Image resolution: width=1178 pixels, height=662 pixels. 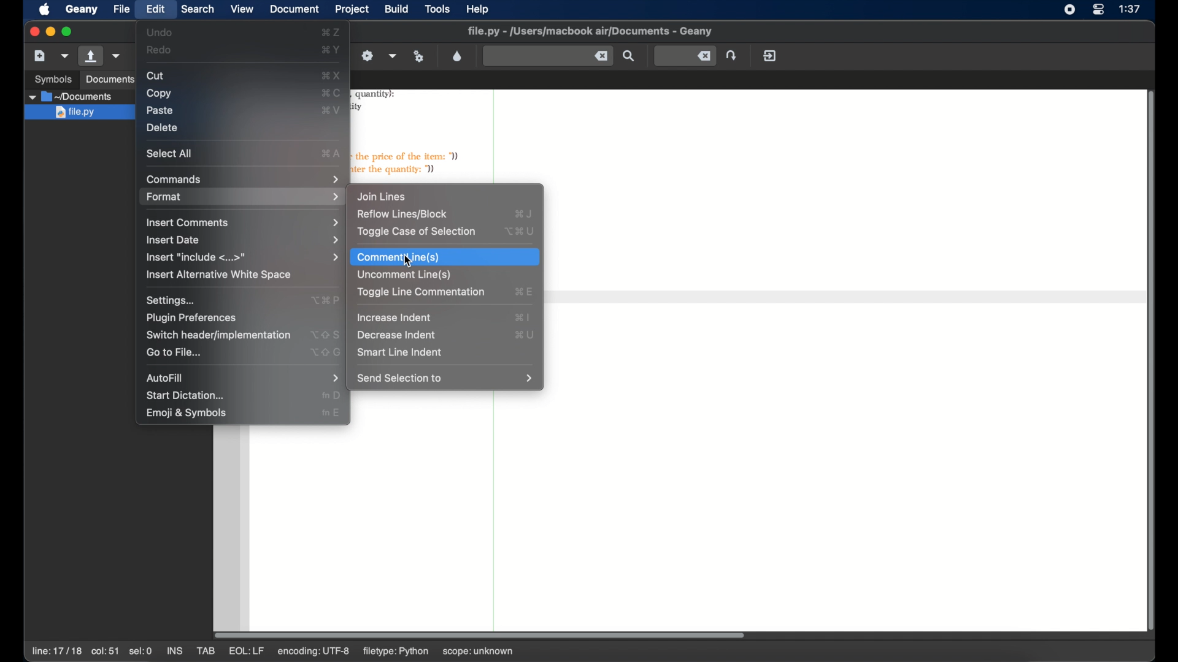 What do you see at coordinates (684, 55) in the screenshot?
I see `jump to the entered line number` at bounding box center [684, 55].